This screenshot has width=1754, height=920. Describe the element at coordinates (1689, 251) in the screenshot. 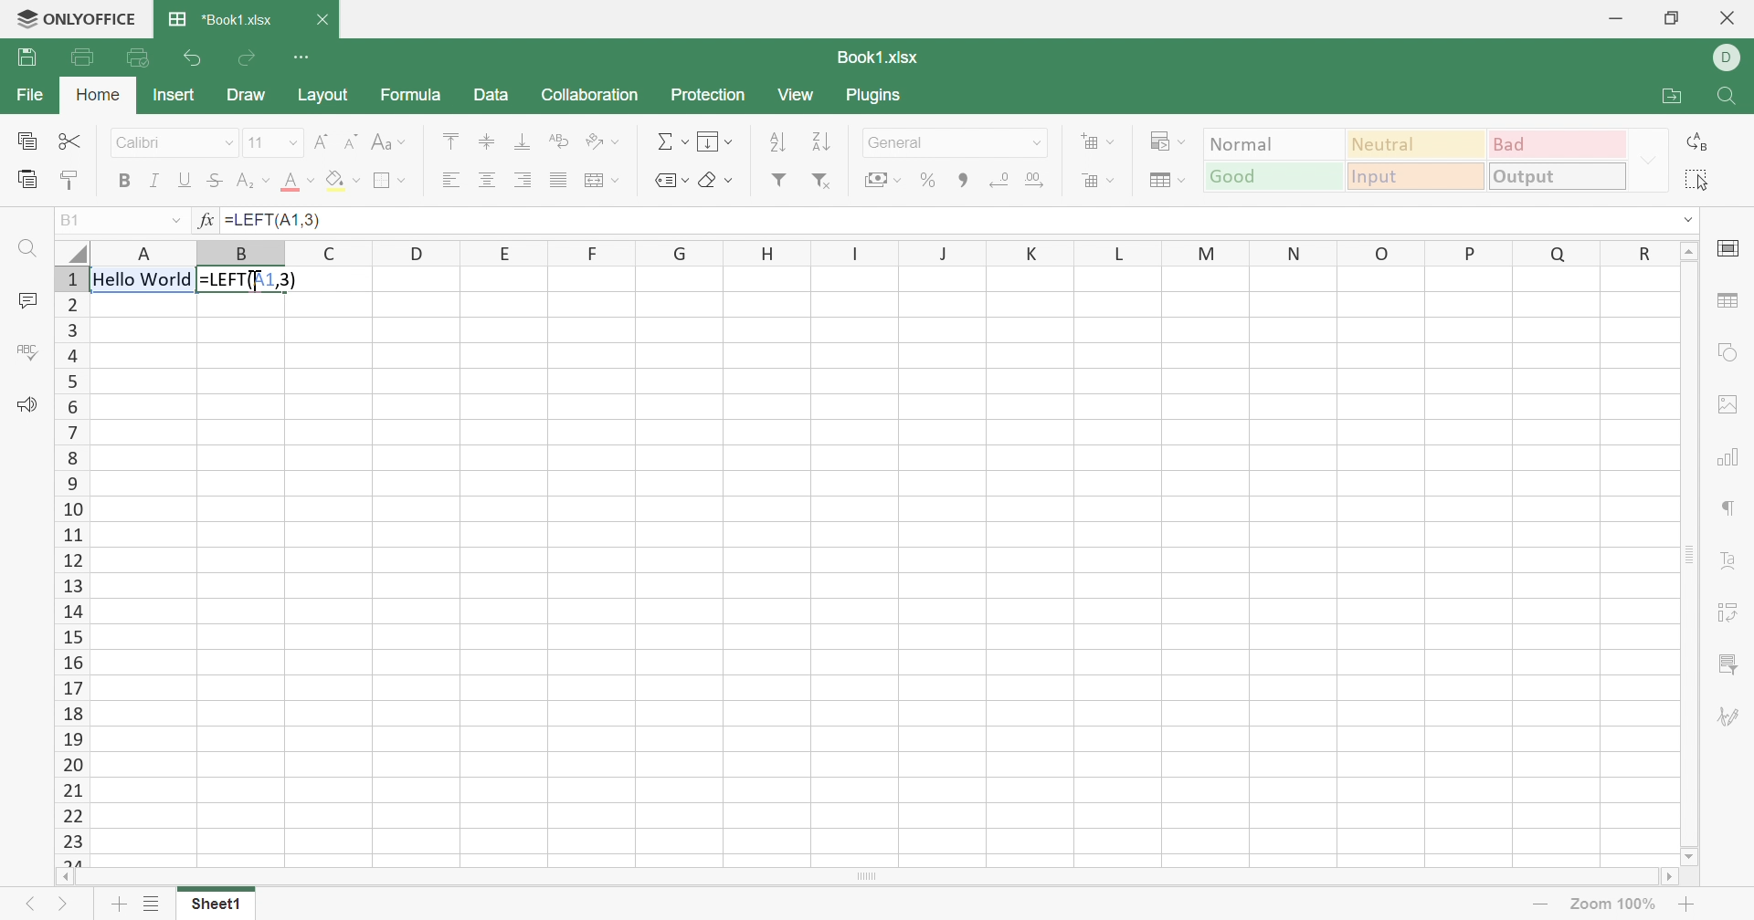

I see `Scroll up` at that location.